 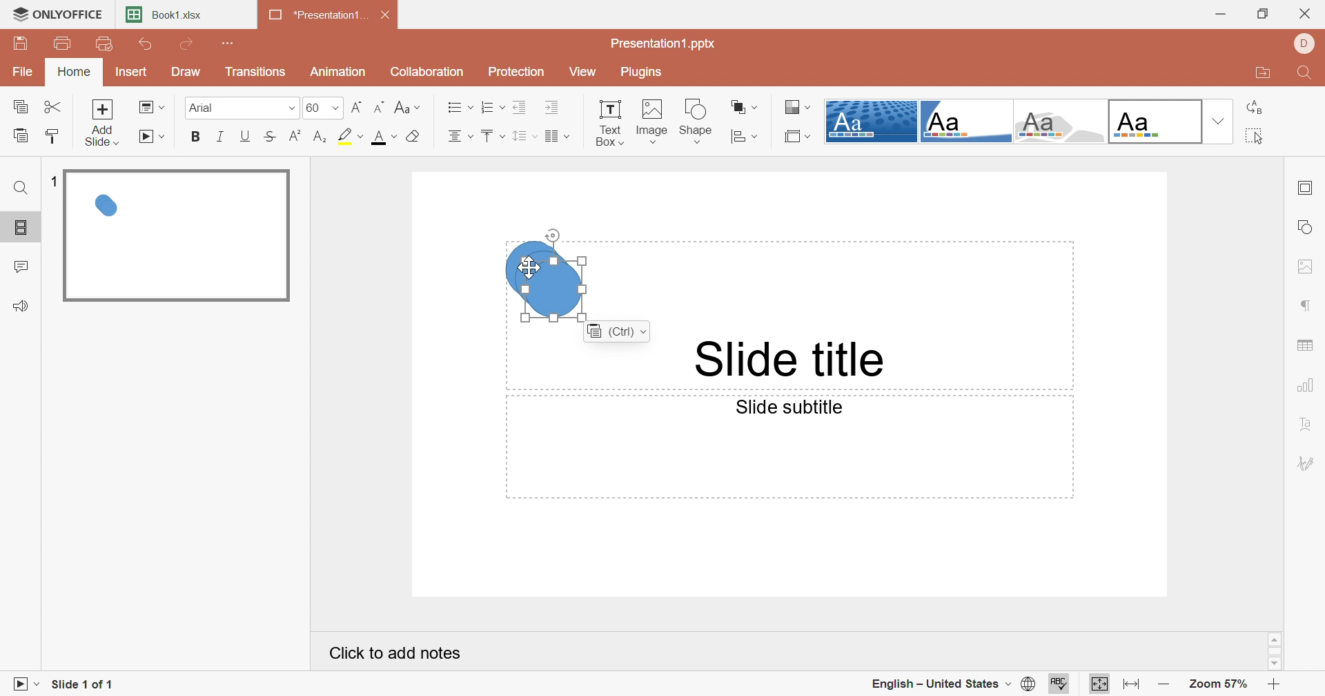 I want to click on Quick print, so click(x=104, y=44).